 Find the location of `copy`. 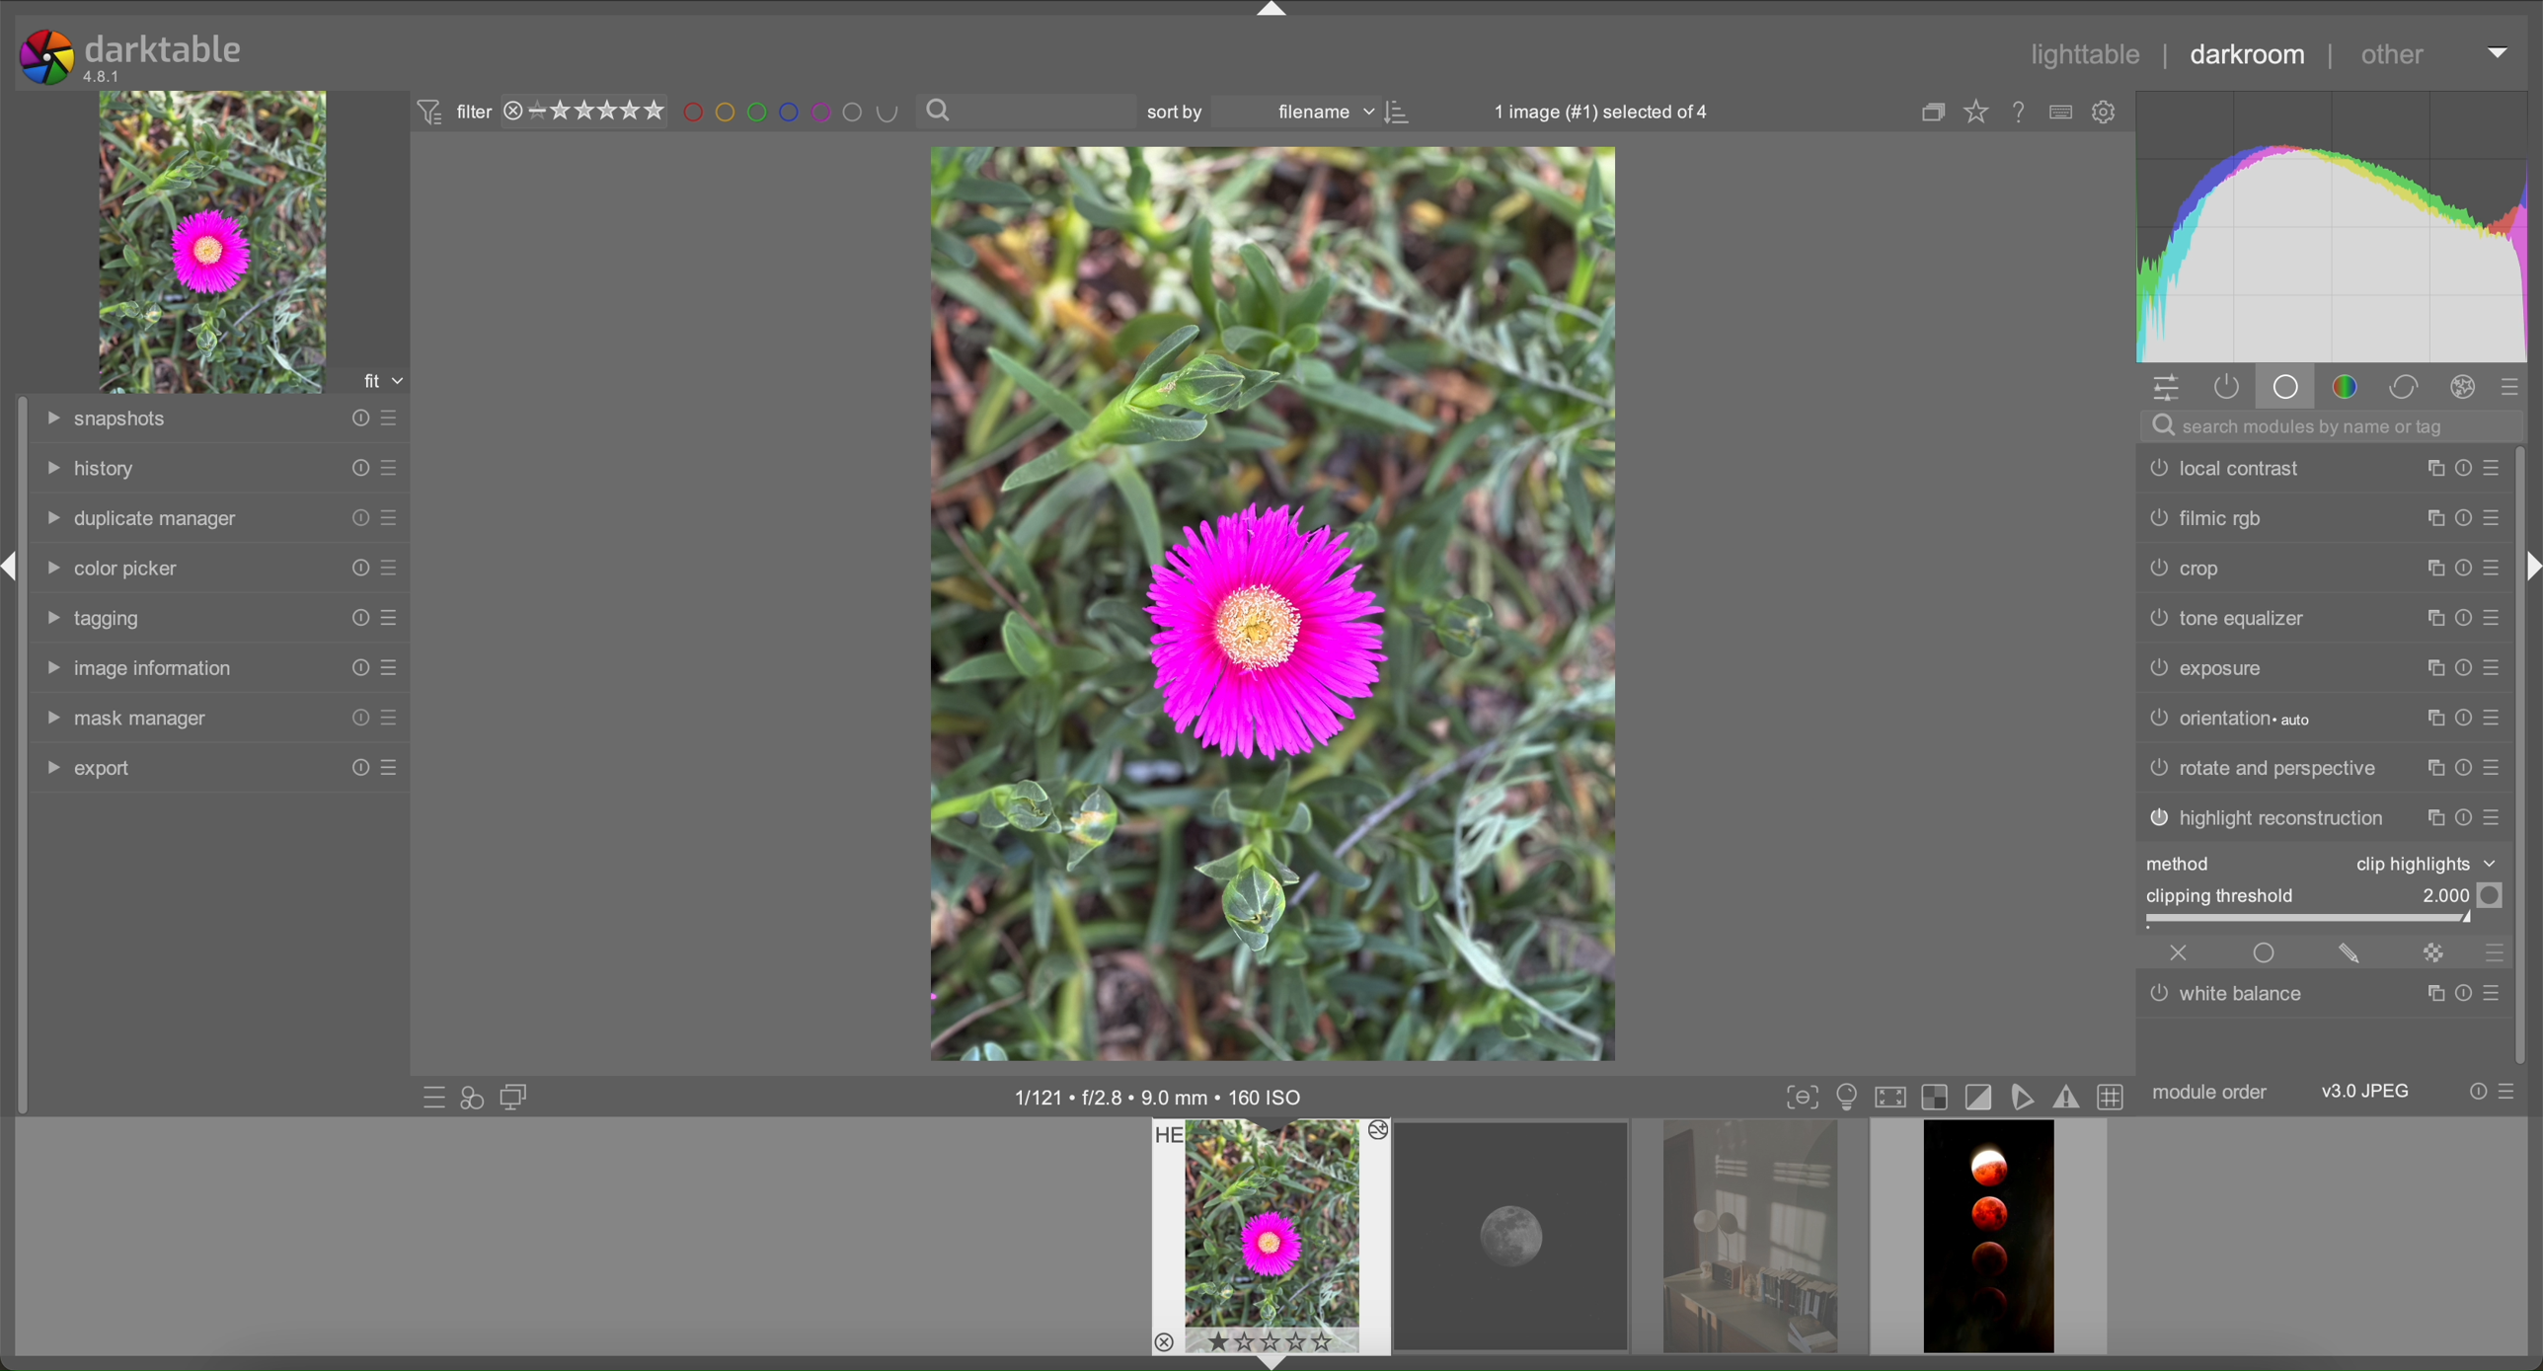

copy is located at coordinates (2433, 519).